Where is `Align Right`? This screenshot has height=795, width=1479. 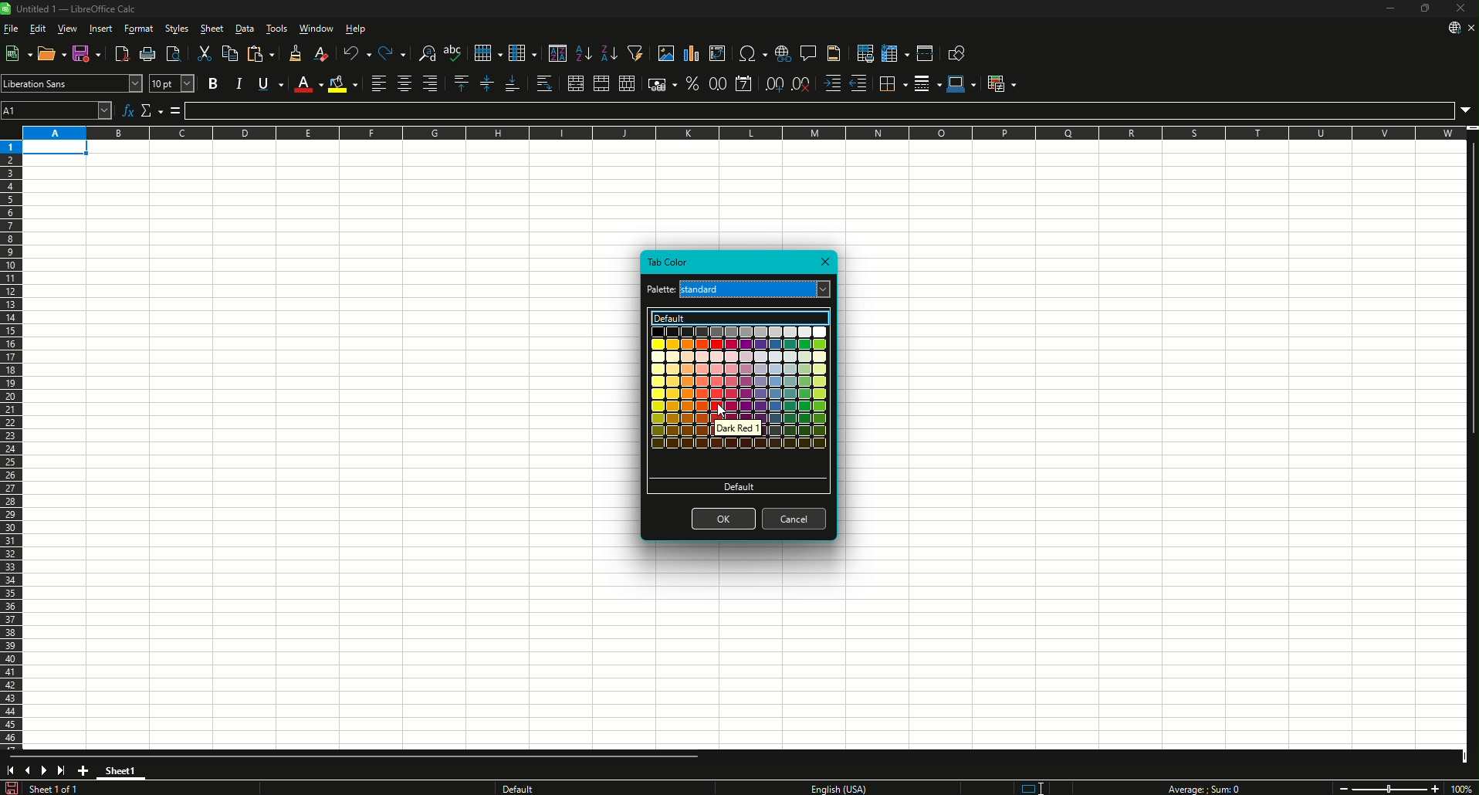
Align Right is located at coordinates (430, 83).